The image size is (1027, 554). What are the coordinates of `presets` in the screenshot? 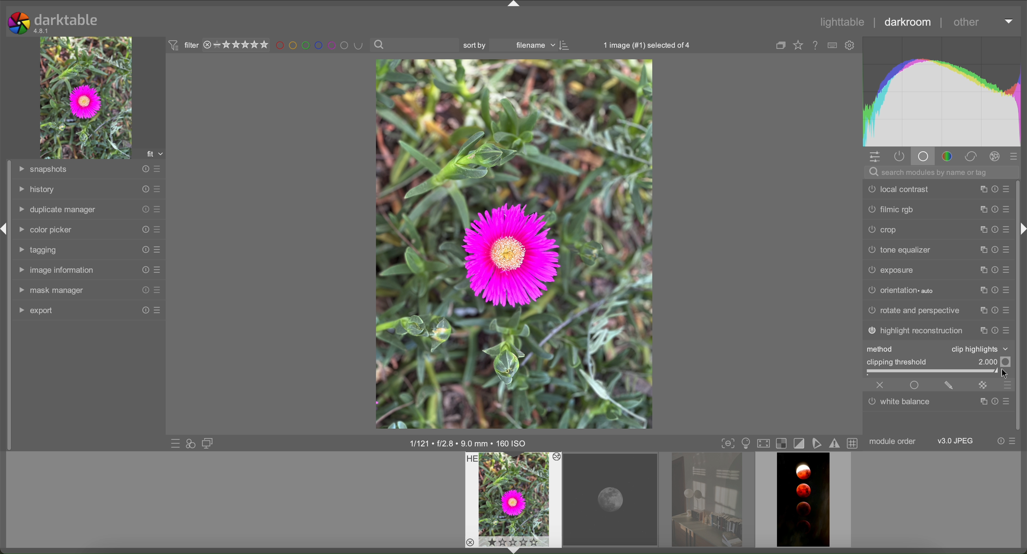 It's located at (159, 189).